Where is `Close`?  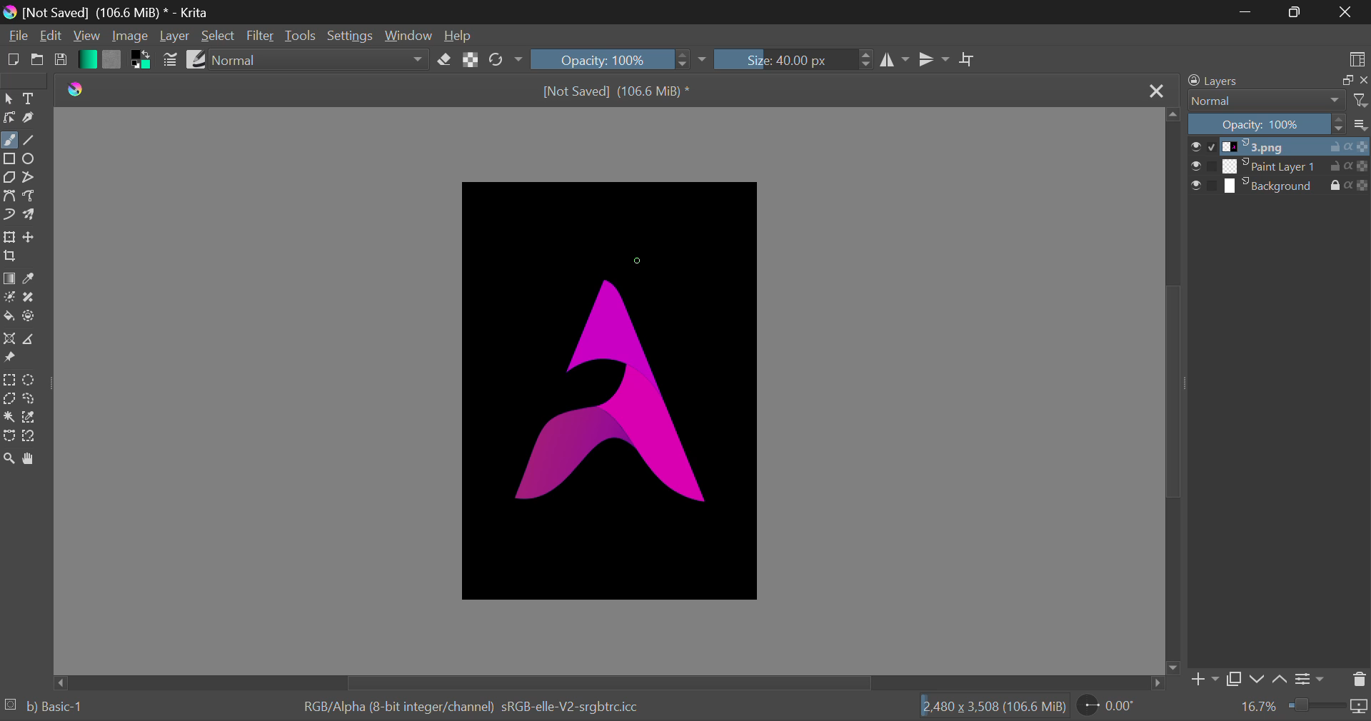 Close is located at coordinates (1344, 11).